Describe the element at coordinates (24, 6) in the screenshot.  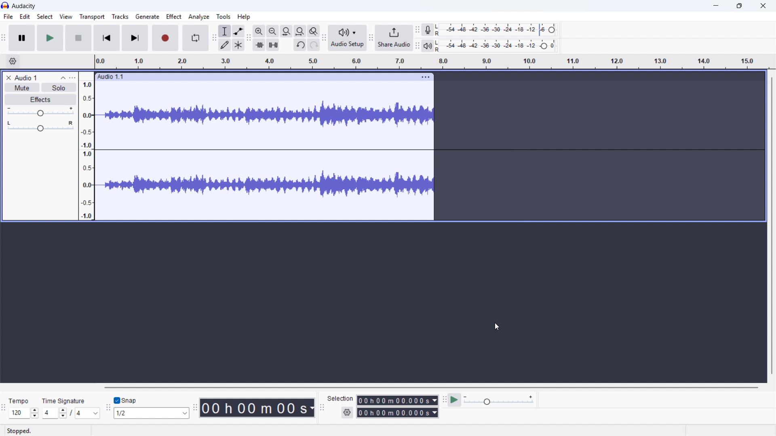
I see `title ` at that location.